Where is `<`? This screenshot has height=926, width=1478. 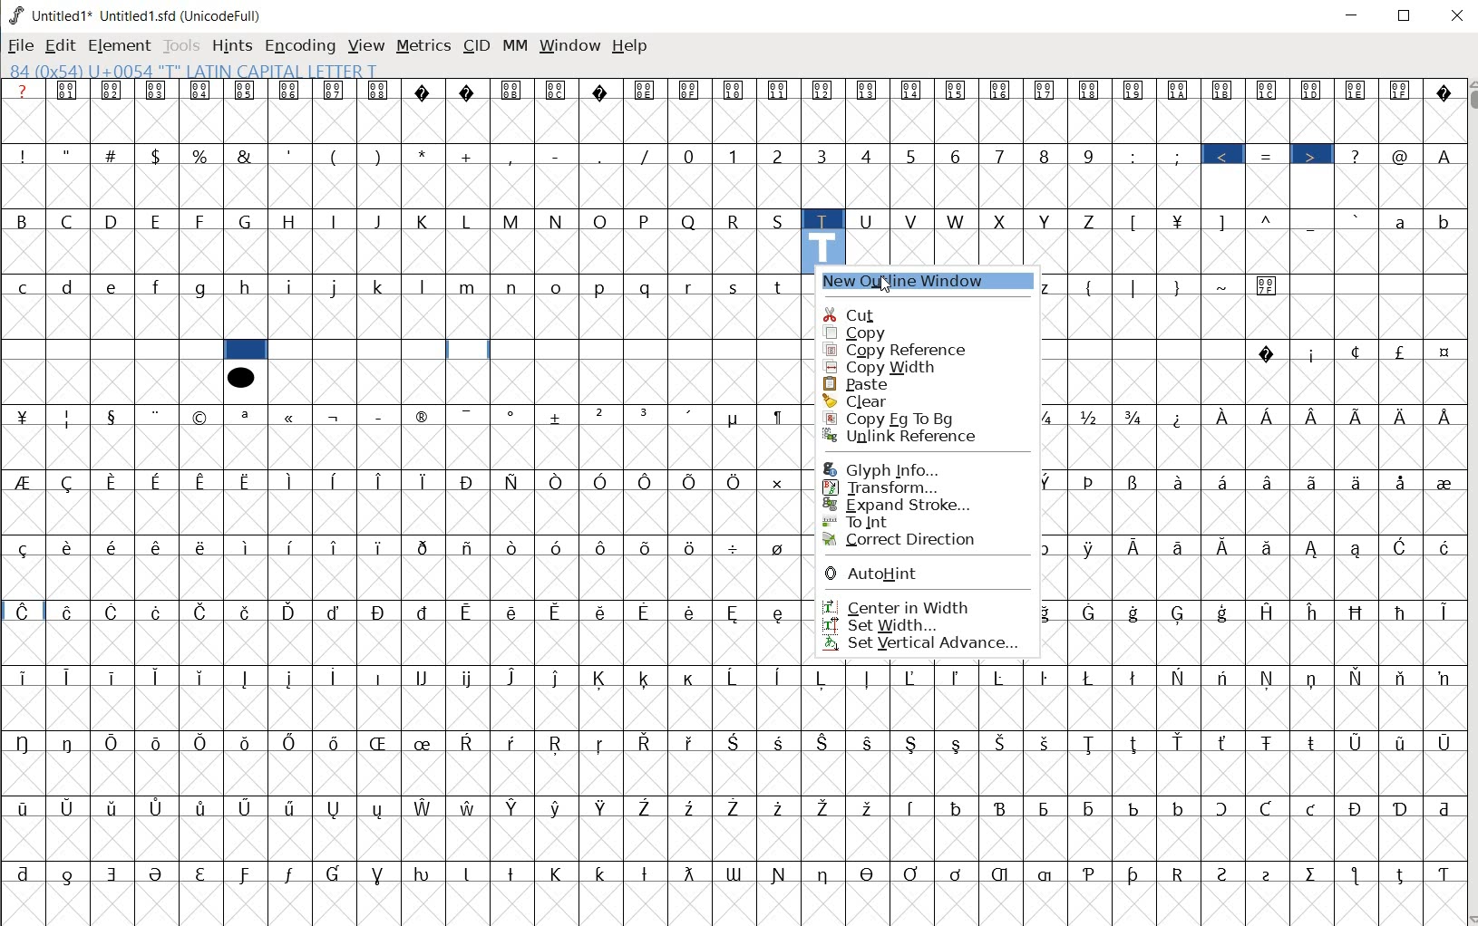
< is located at coordinates (1226, 156).